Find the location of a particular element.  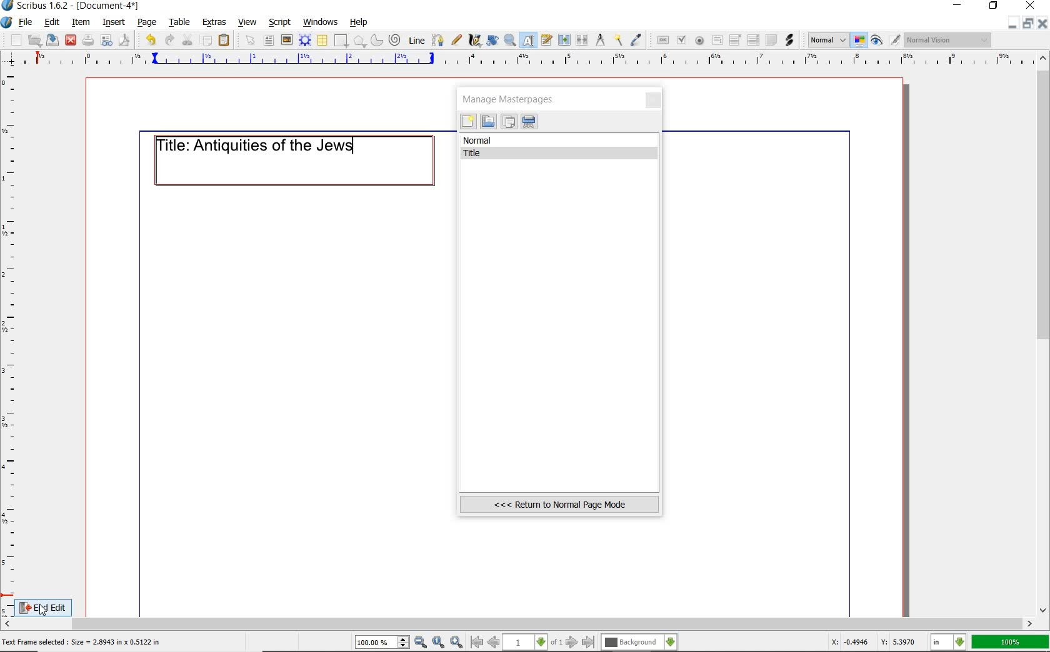

Normal Vision is located at coordinates (949, 41).